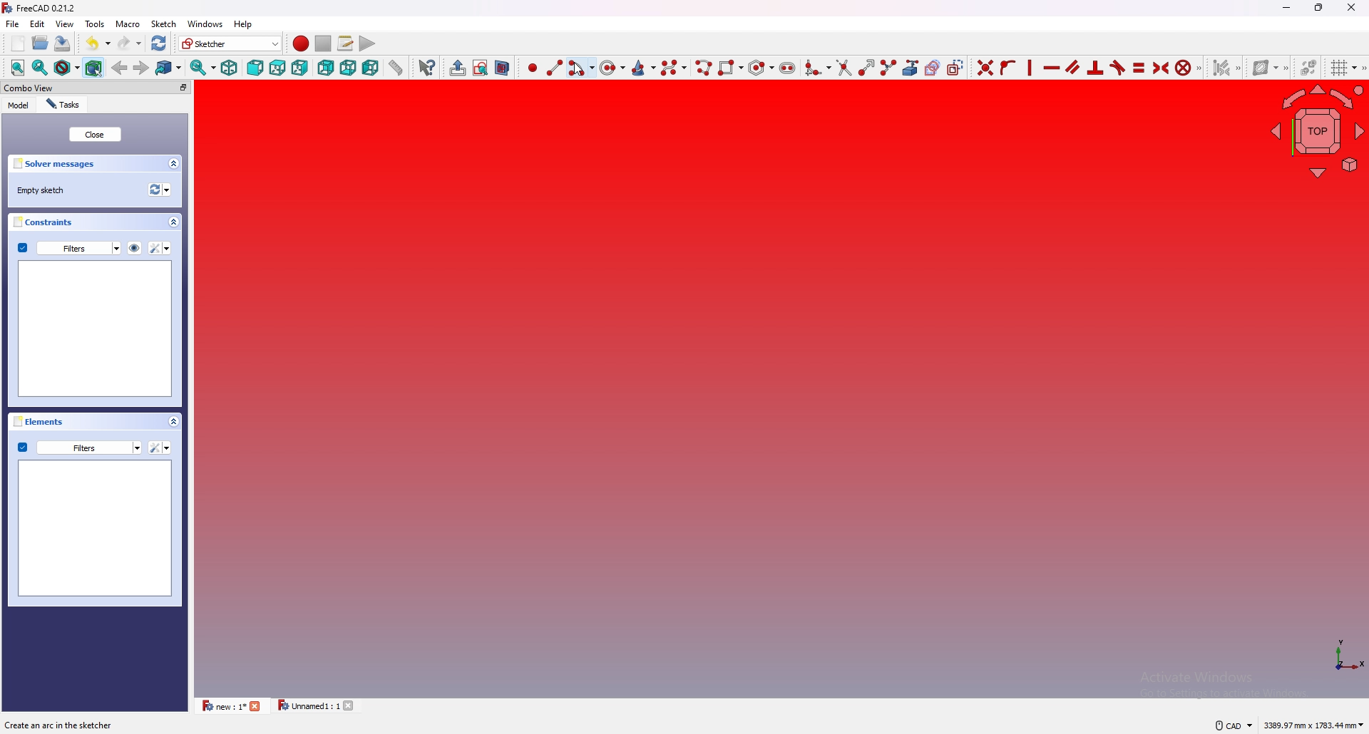 The image size is (1369, 734). Describe the element at coordinates (788, 68) in the screenshot. I see `create slot` at that location.